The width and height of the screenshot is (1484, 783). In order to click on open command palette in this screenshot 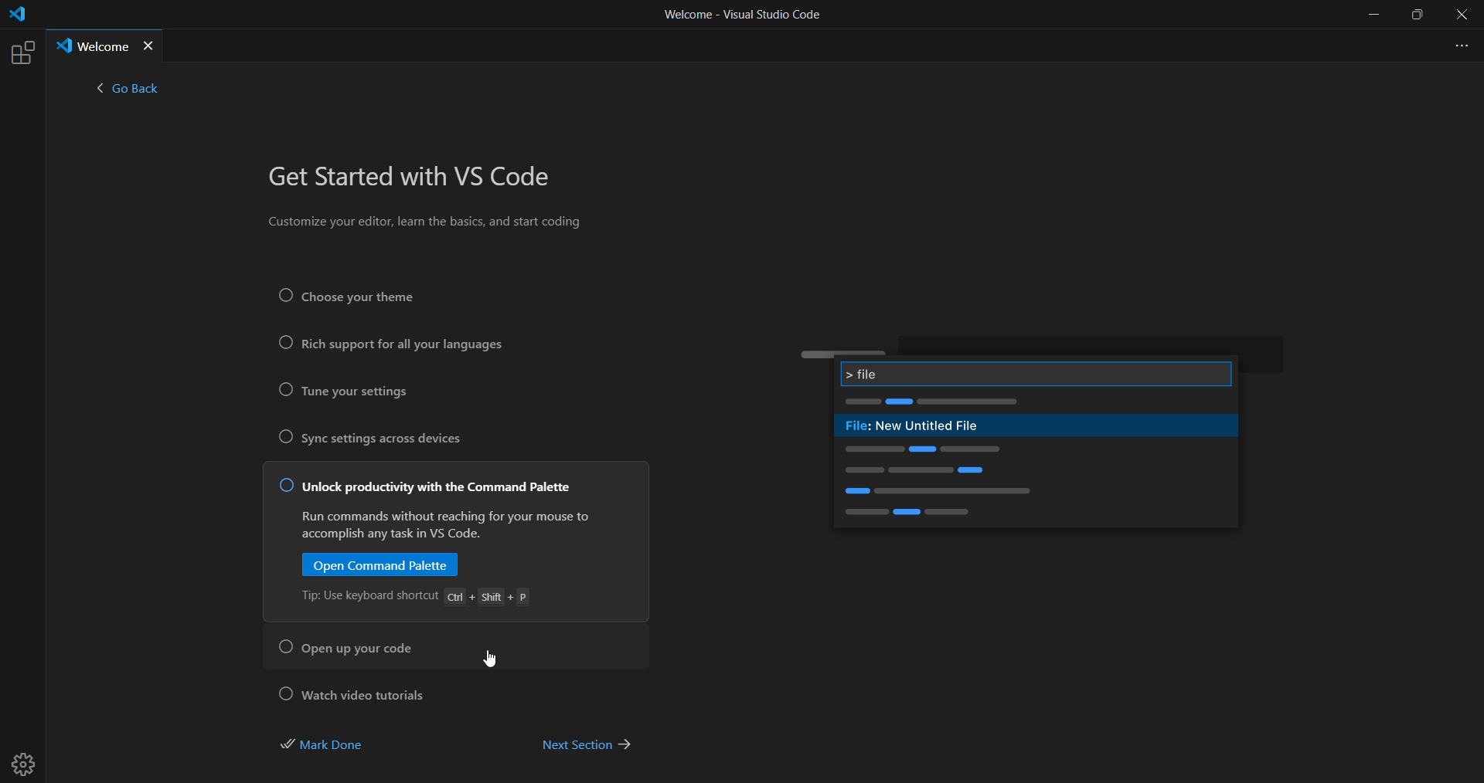, I will do `click(381, 566)`.